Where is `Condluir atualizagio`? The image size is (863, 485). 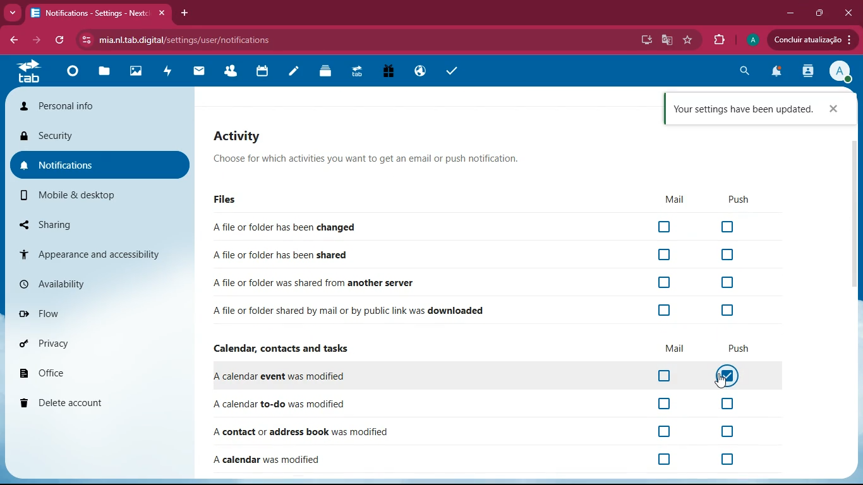 Condluir atualizagio is located at coordinates (817, 41).